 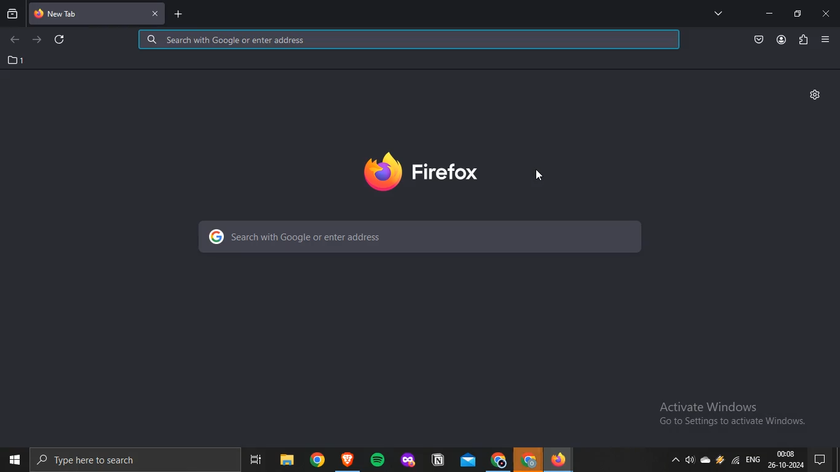 What do you see at coordinates (759, 41) in the screenshot?
I see `save to pocket` at bounding box center [759, 41].